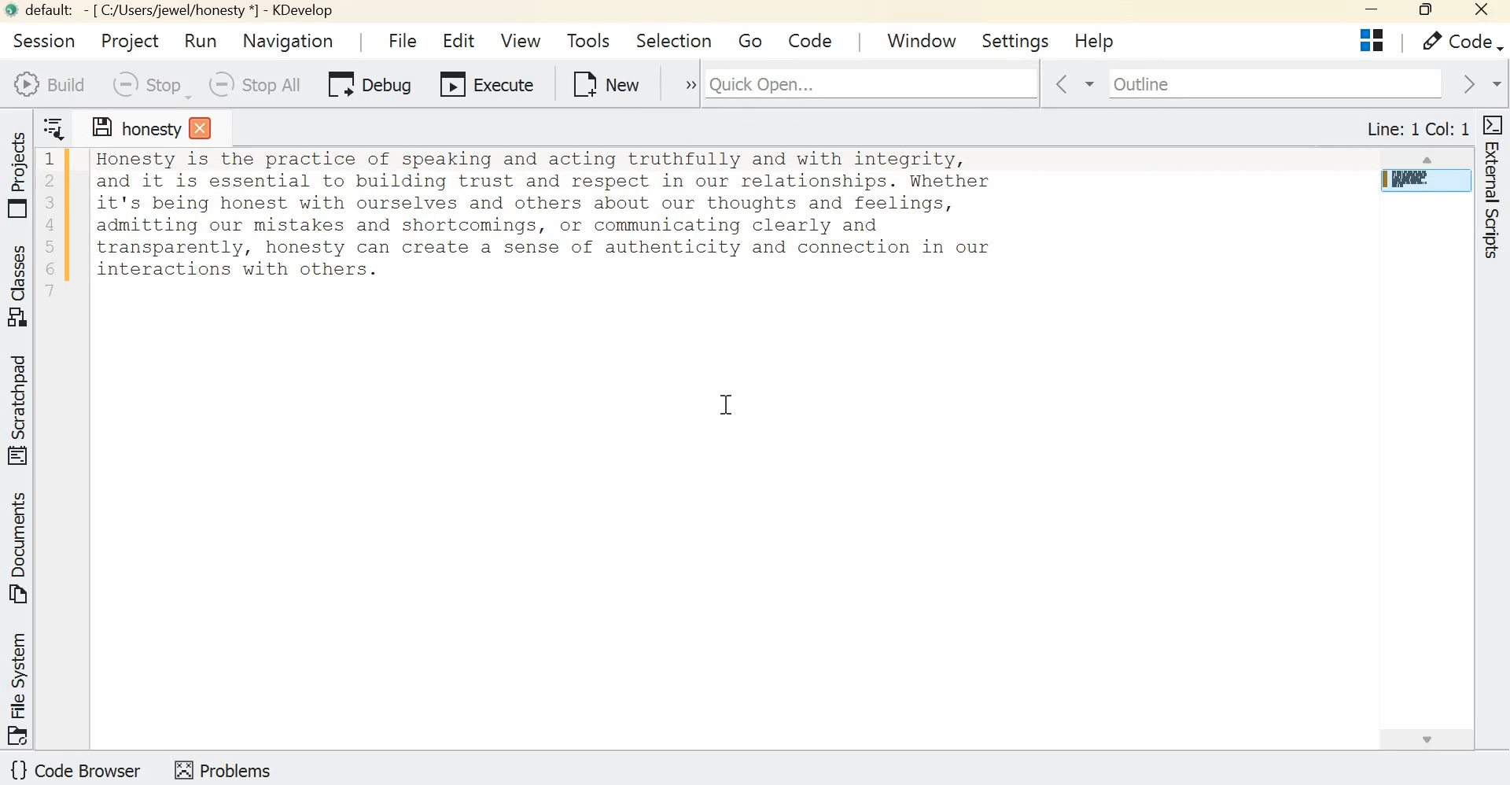  I want to click on Code, so click(1457, 42).